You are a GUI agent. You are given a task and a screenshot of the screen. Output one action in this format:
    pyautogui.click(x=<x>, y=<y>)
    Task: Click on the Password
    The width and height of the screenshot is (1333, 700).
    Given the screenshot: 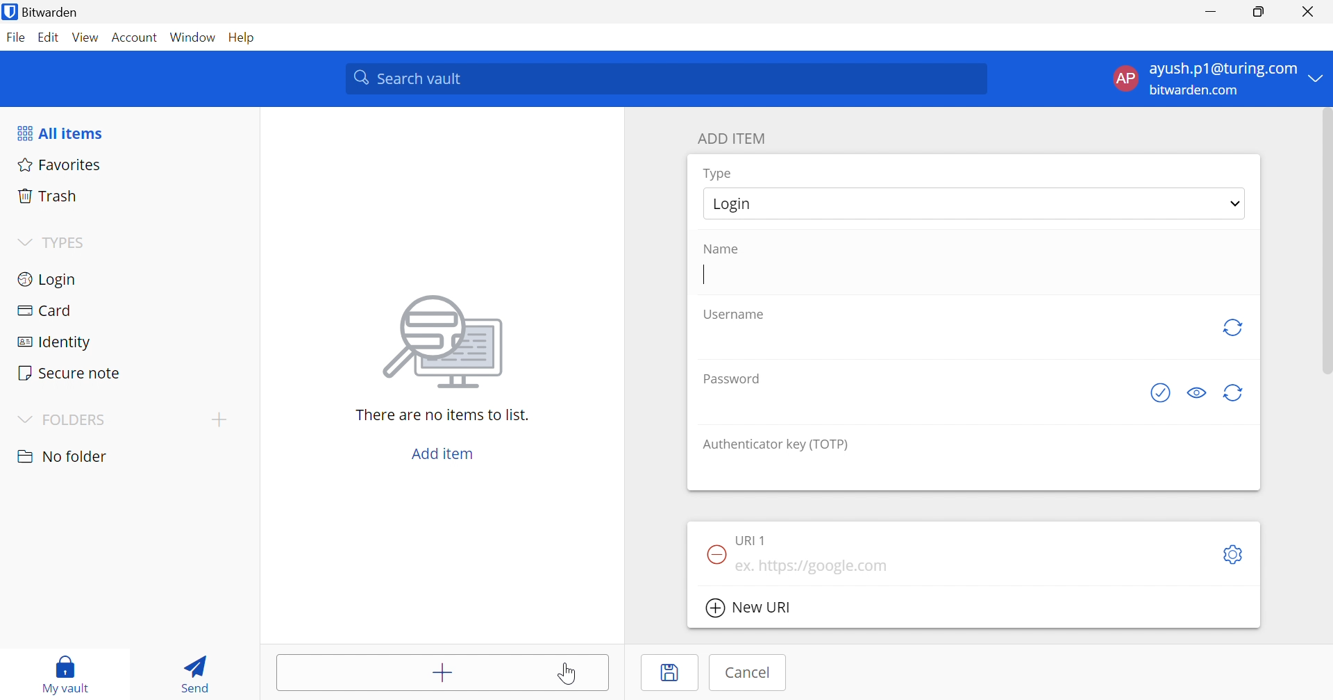 What is the action you would take?
    pyautogui.click(x=732, y=378)
    